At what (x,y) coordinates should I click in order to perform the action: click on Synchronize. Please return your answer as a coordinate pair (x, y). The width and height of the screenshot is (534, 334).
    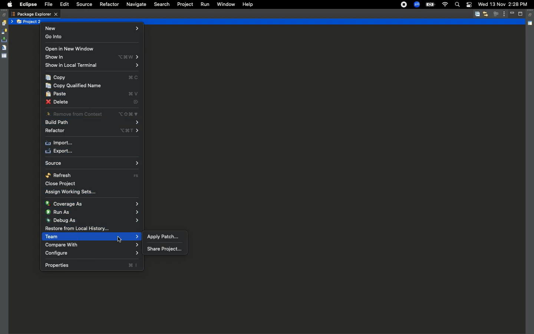
    Looking at the image, I should click on (4, 32).